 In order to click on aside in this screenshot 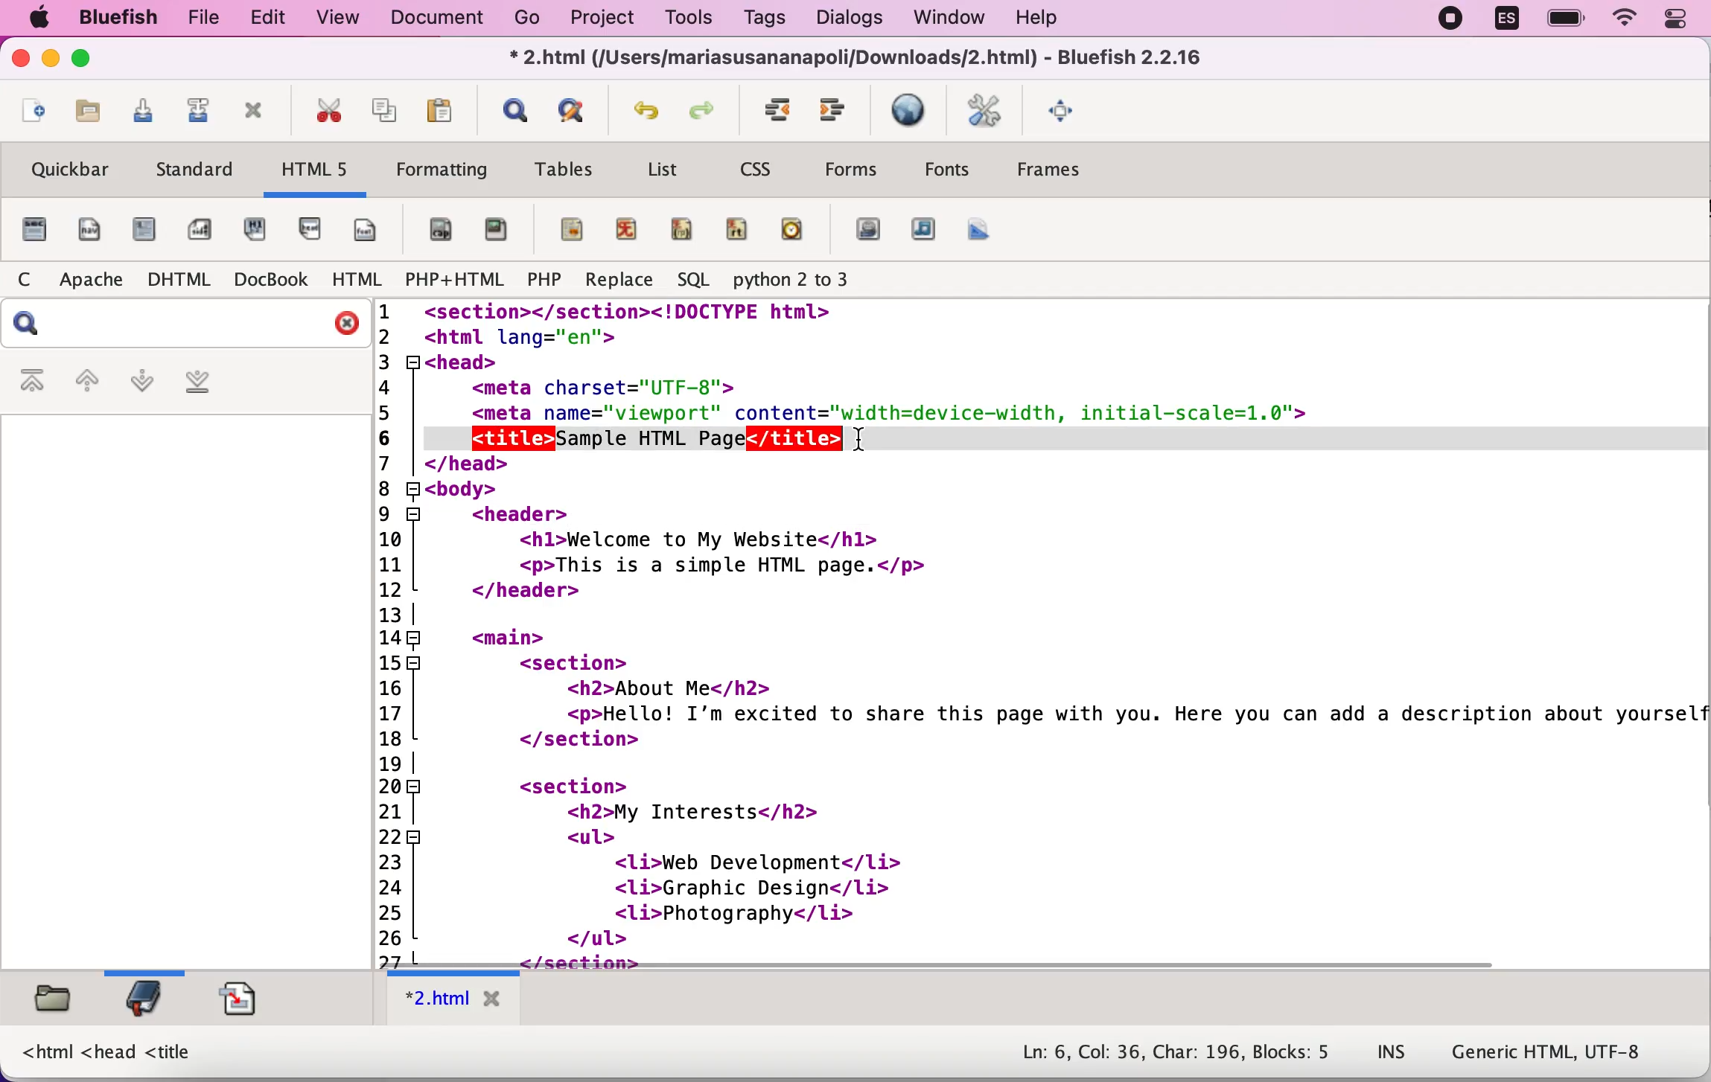, I will do `click(200, 225)`.